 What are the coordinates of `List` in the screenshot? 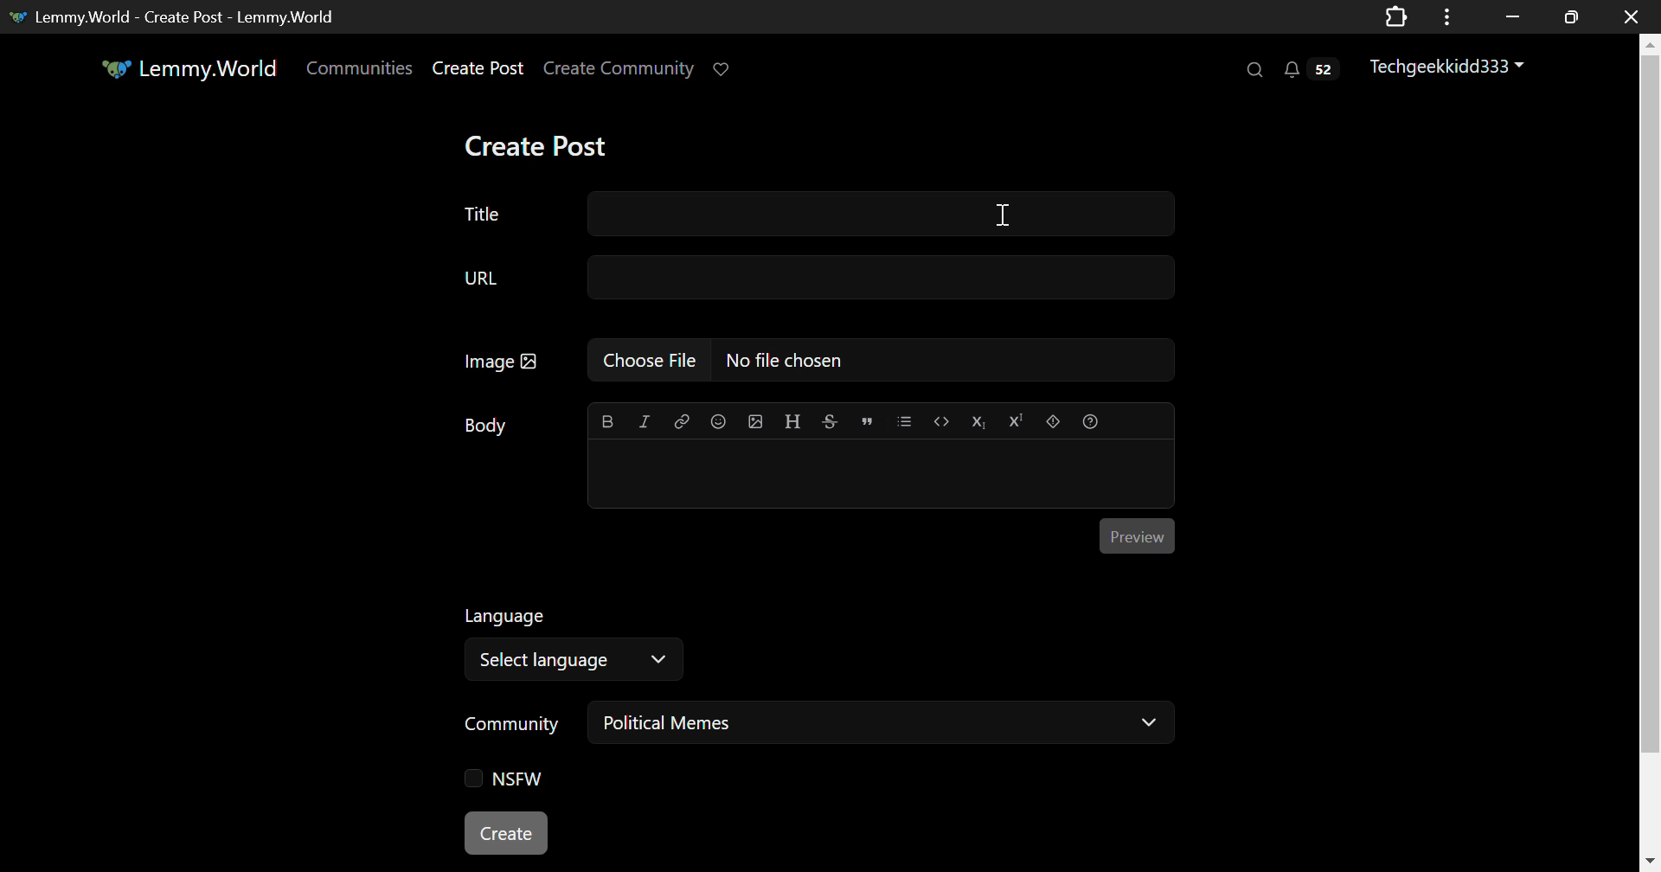 It's located at (905, 420).